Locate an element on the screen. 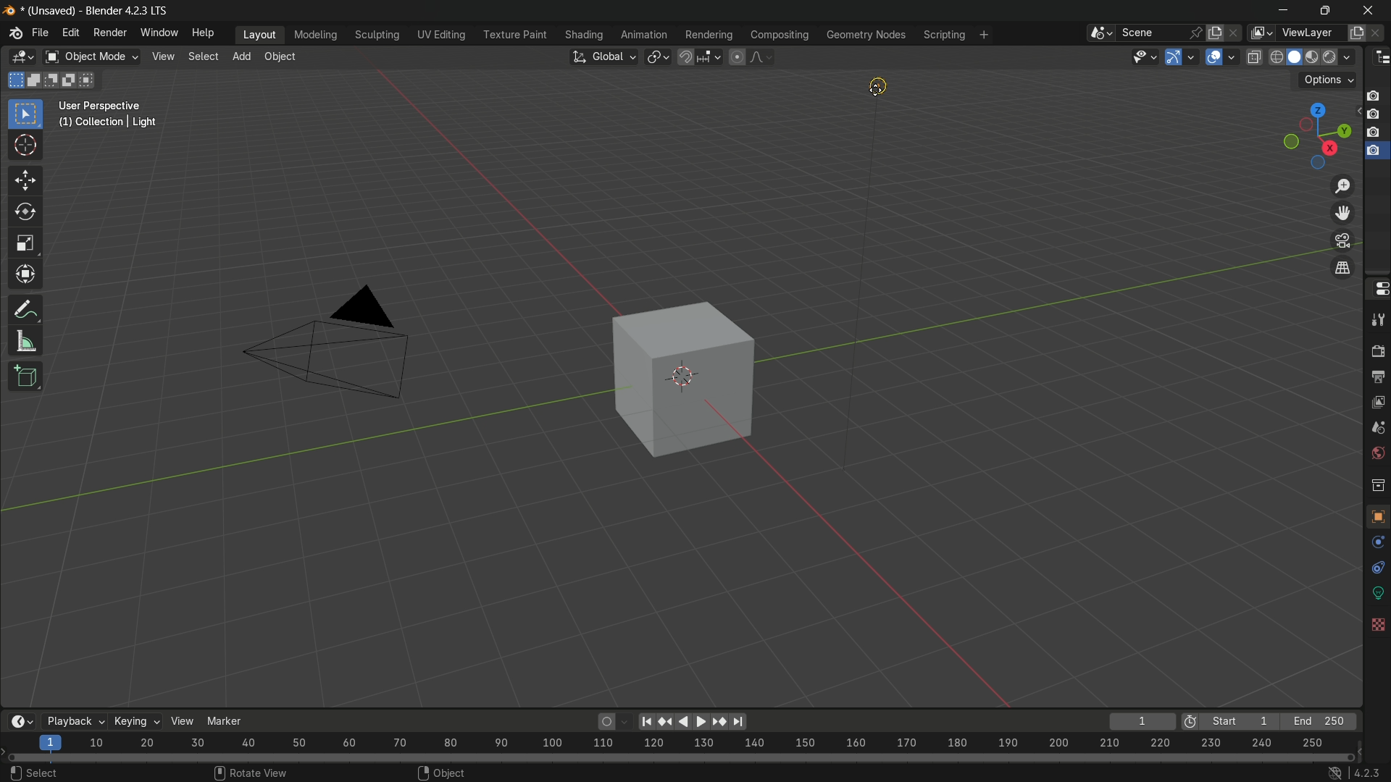 This screenshot has height=782, width=1391. output is located at coordinates (1377, 375).